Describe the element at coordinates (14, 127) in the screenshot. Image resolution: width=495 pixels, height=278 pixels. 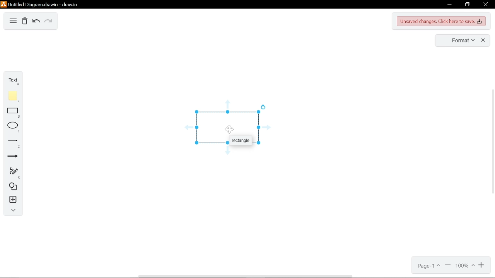
I see `ellipse` at that location.